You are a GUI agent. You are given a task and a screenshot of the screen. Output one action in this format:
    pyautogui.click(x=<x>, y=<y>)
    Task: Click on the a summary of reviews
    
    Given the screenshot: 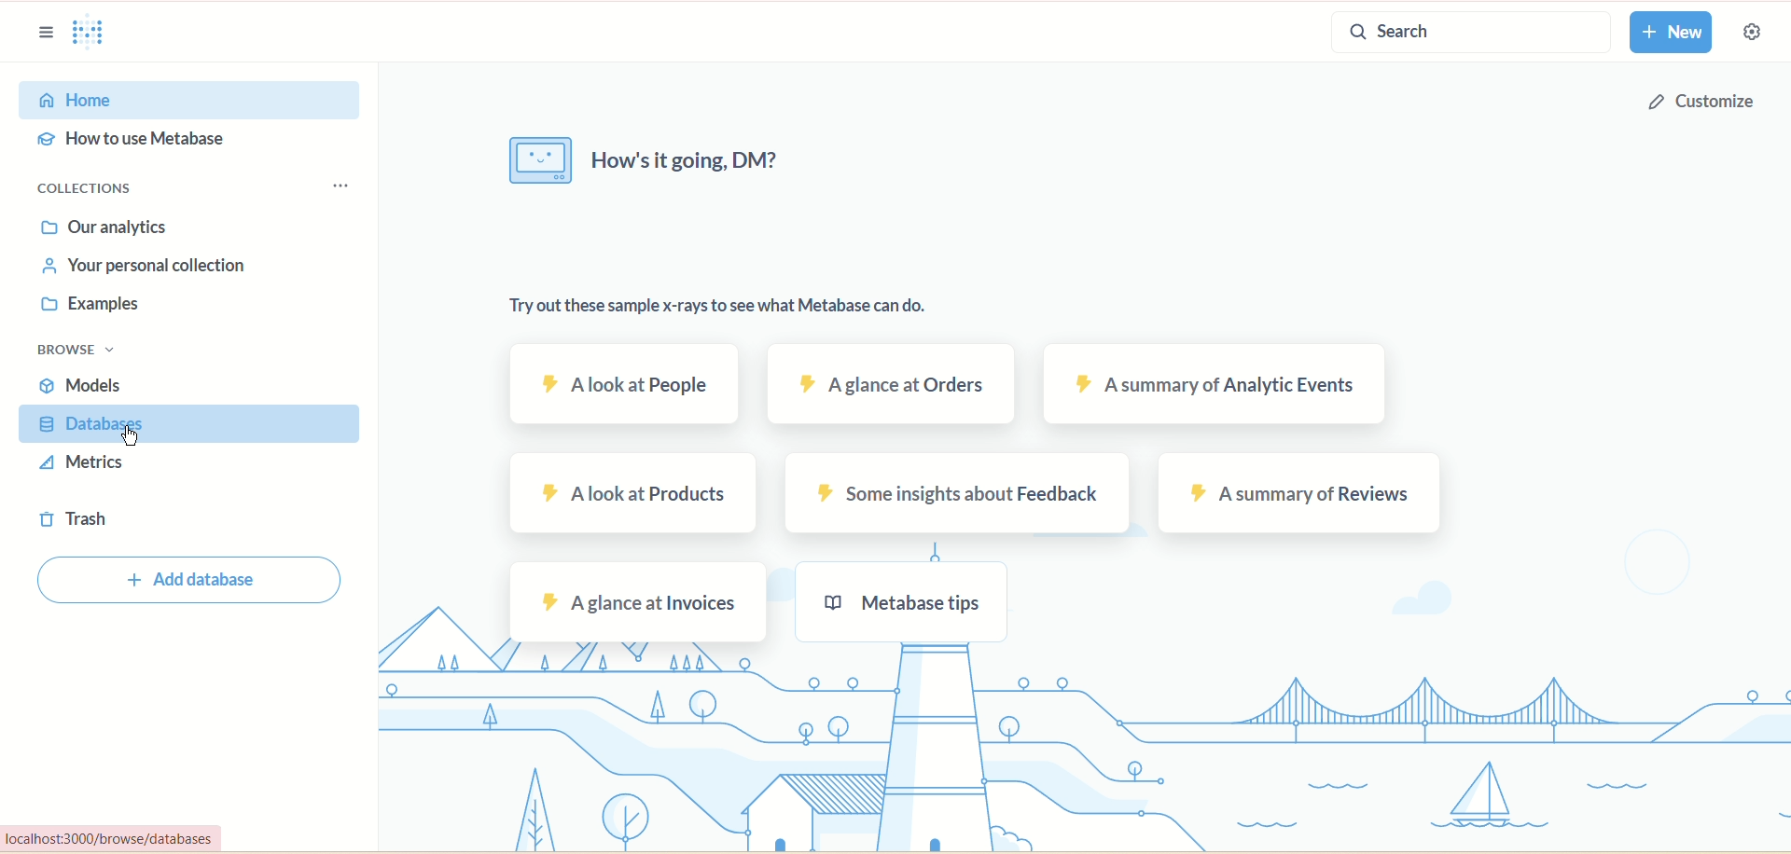 What is the action you would take?
    pyautogui.click(x=1300, y=490)
    